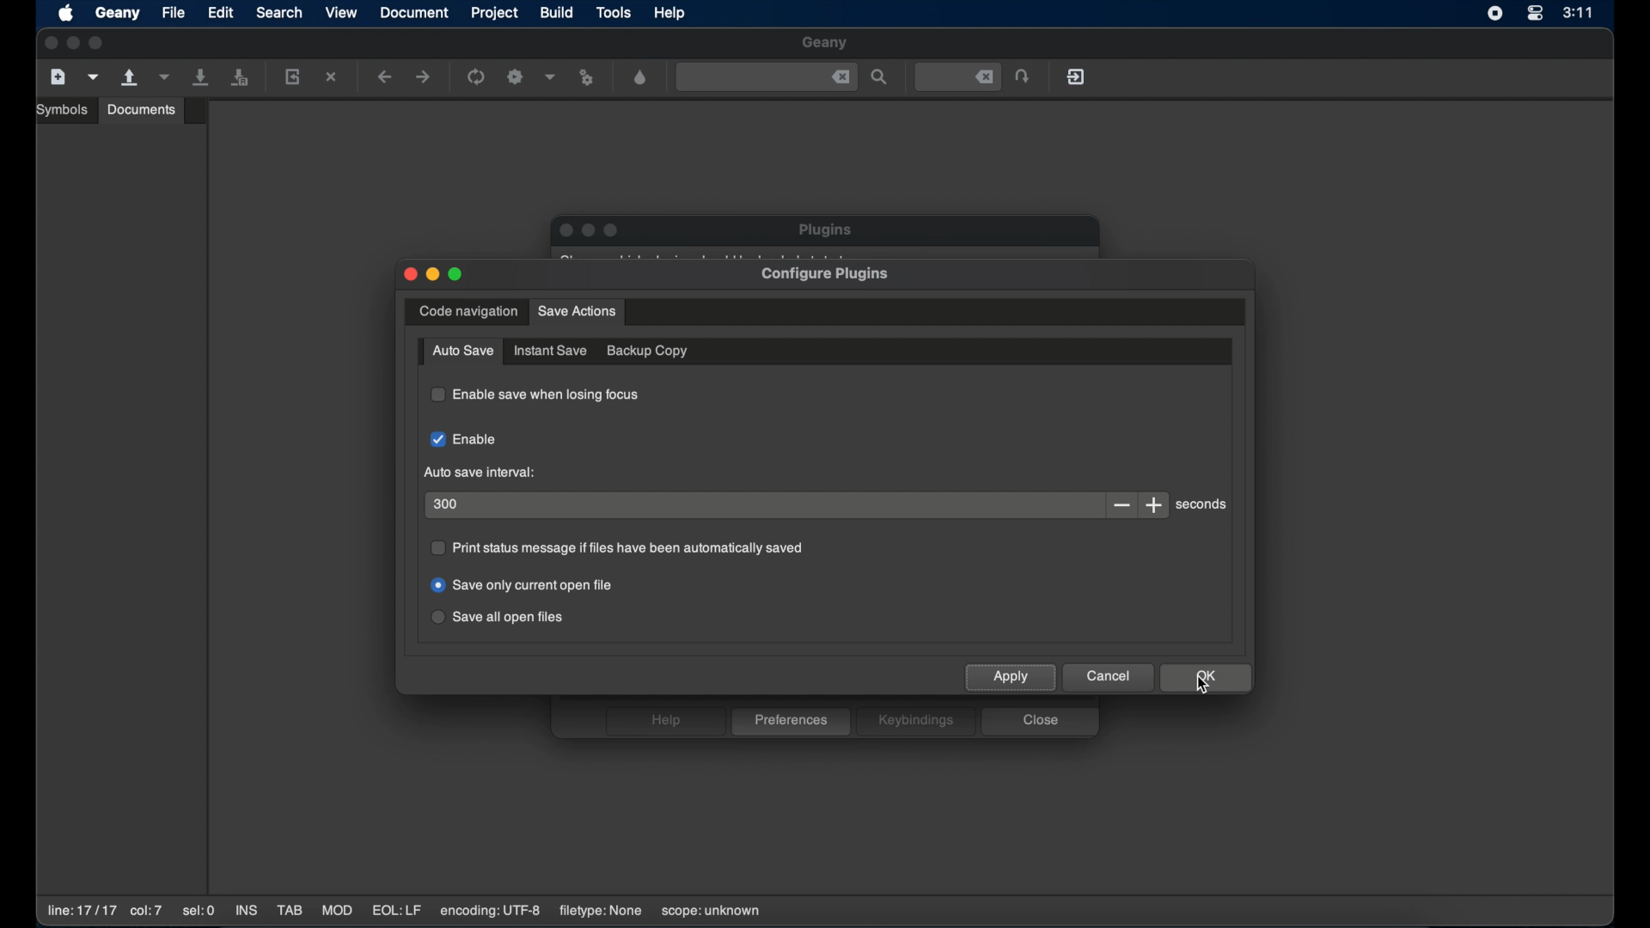 Image resolution: width=1650 pixels, height=928 pixels. What do you see at coordinates (432, 275) in the screenshot?
I see `minimize` at bounding box center [432, 275].